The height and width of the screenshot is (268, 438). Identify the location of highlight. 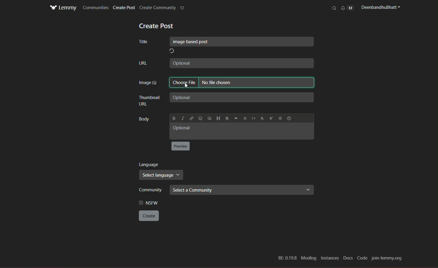
(242, 83).